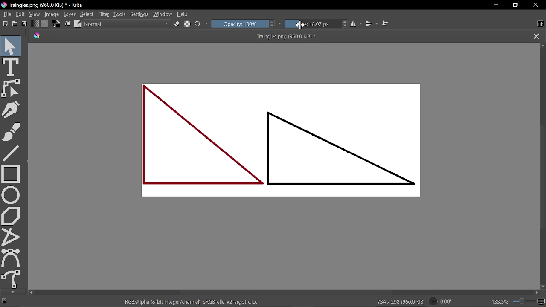 This screenshot has width=546, height=307. Describe the element at coordinates (67, 24) in the screenshot. I see `Edit brush settings` at that location.